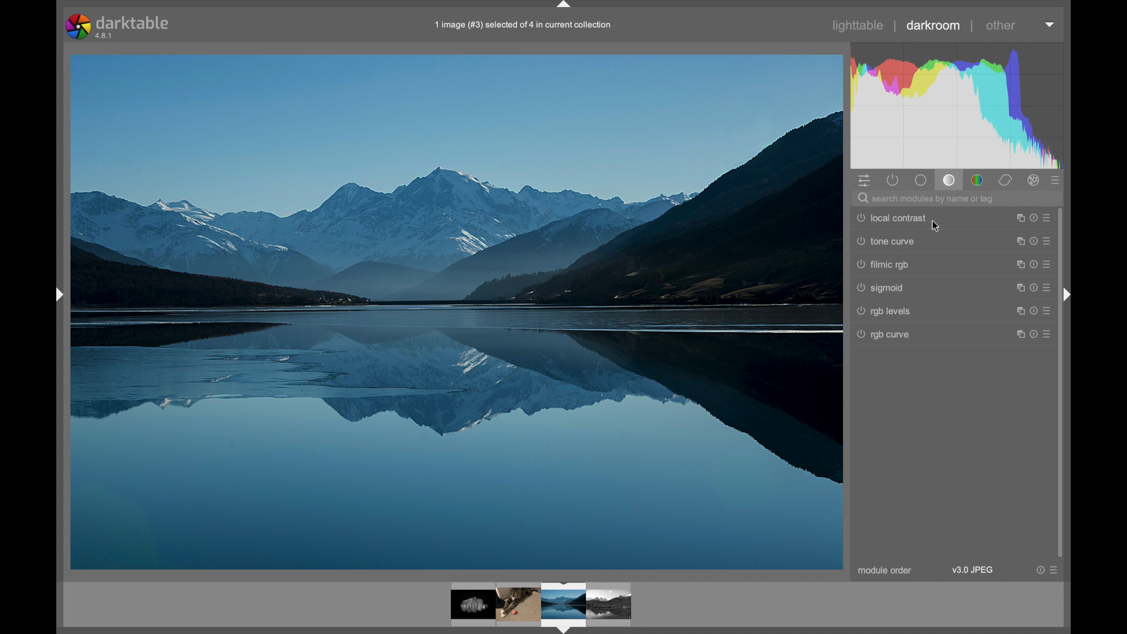  What do you see at coordinates (522, 25) in the screenshot?
I see `filename` at bounding box center [522, 25].